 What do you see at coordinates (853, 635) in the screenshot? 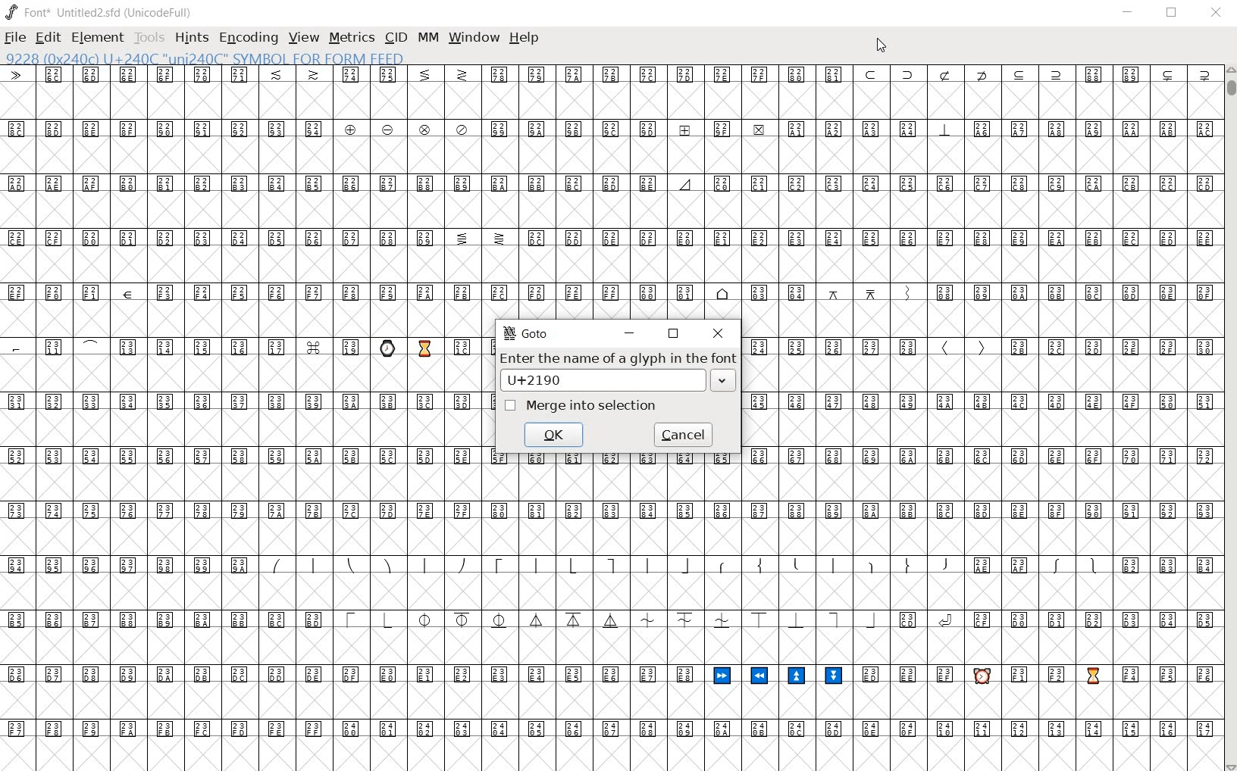
I see `glyphs characters` at bounding box center [853, 635].